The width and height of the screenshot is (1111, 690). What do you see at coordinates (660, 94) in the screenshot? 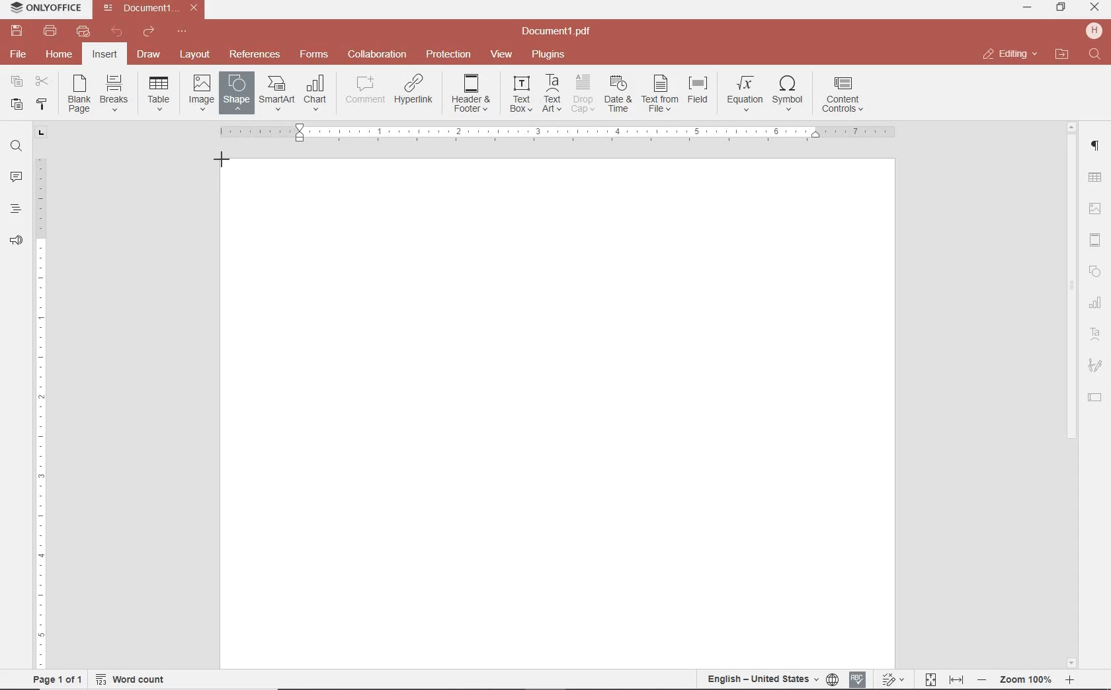
I see `TEXT FROM  FILE` at bounding box center [660, 94].